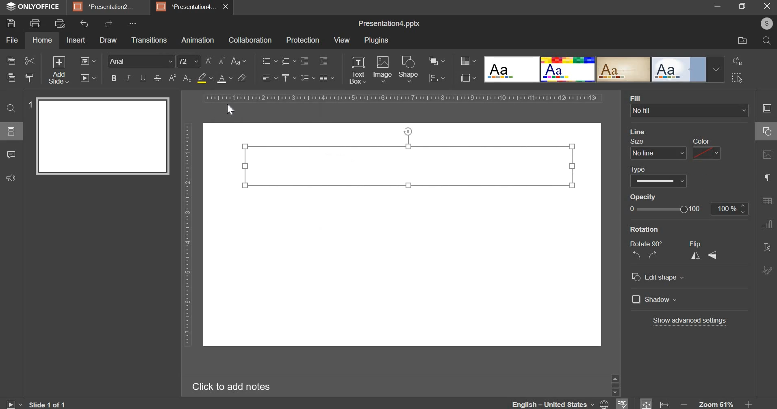  What do you see at coordinates (187, 235) in the screenshot?
I see `vertical scale` at bounding box center [187, 235].